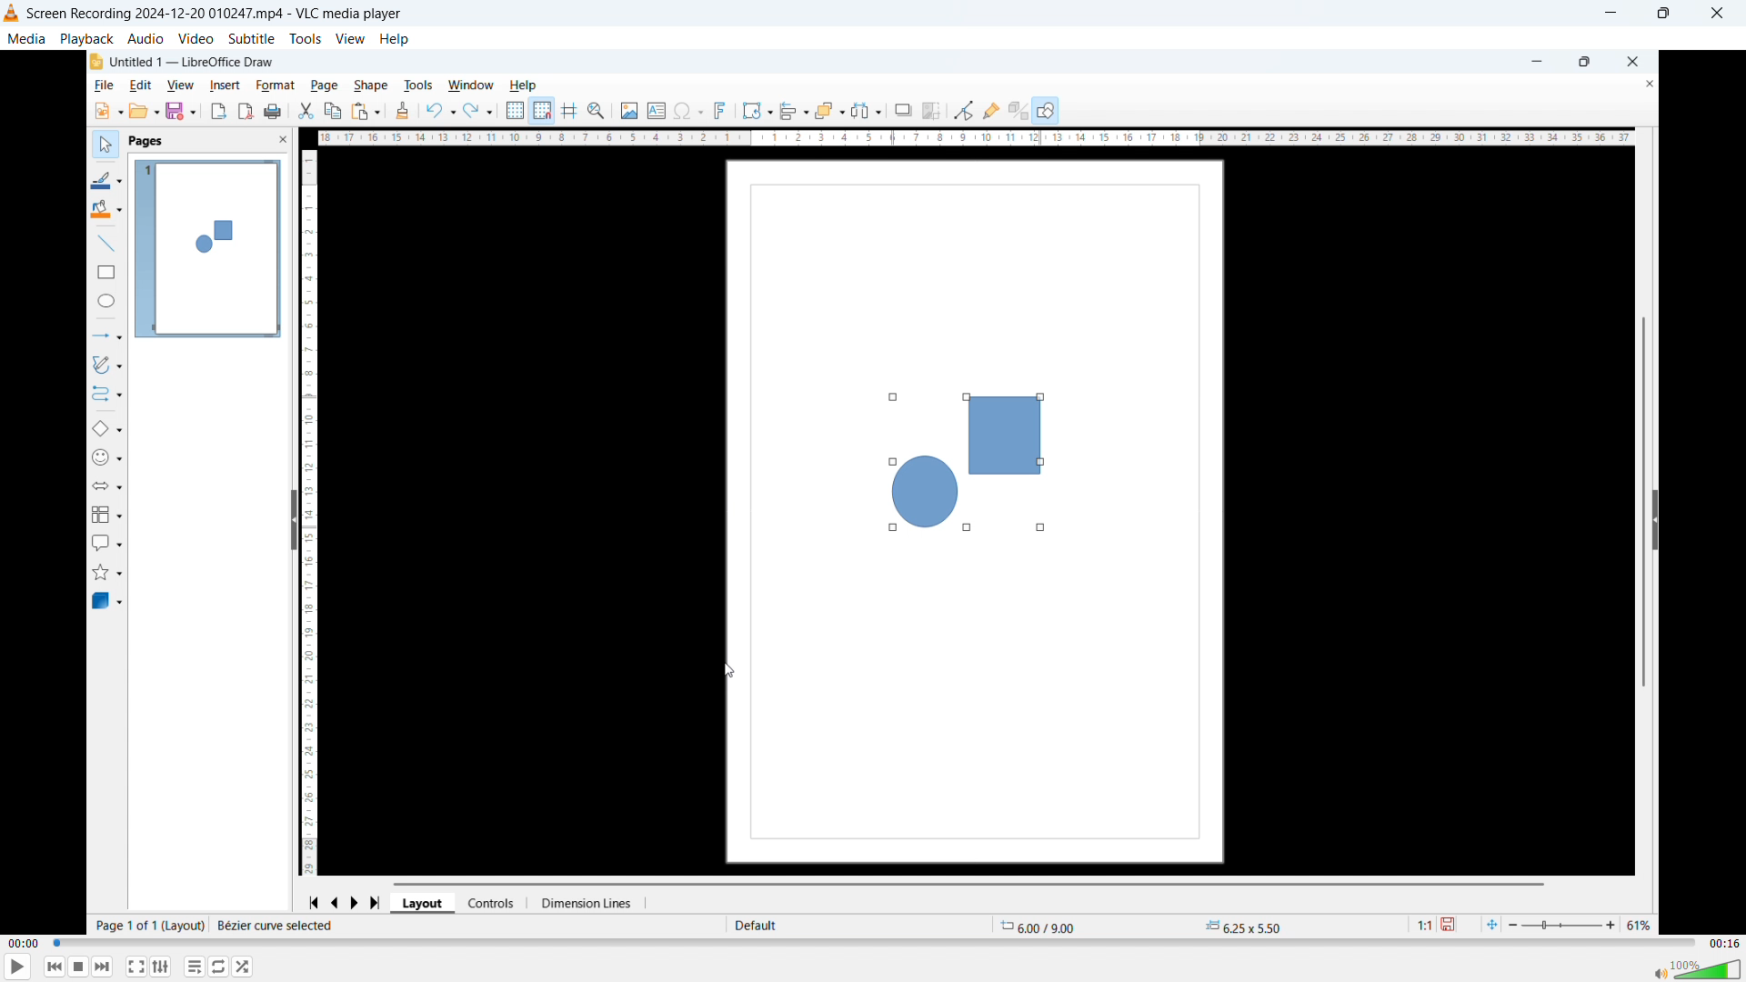  What do you see at coordinates (251, 38) in the screenshot?
I see `Subtitle ` at bounding box center [251, 38].